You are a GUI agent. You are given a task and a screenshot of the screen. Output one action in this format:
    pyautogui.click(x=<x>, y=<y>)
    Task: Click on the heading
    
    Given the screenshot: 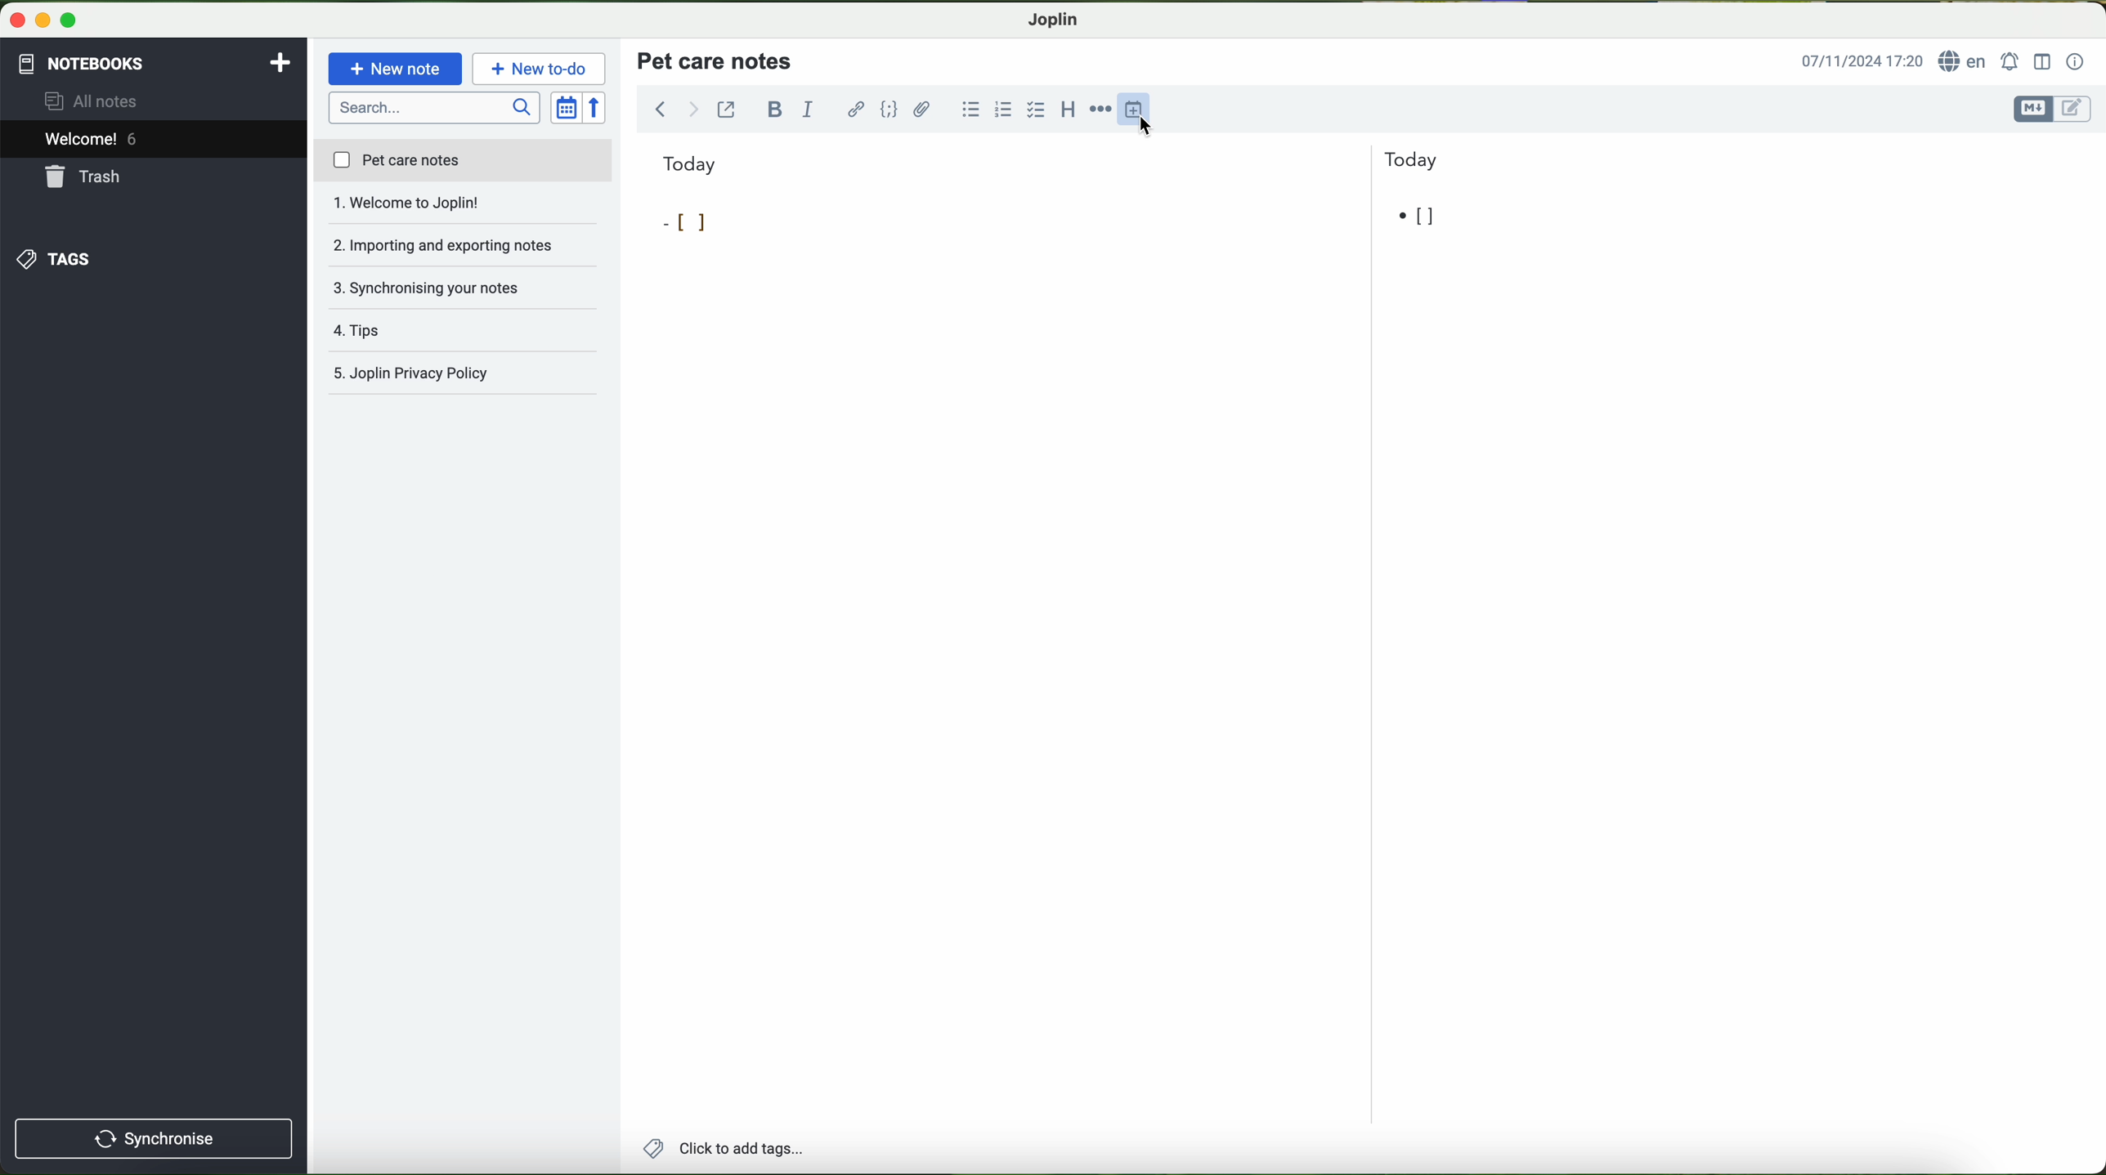 What is the action you would take?
    pyautogui.click(x=1069, y=109)
    